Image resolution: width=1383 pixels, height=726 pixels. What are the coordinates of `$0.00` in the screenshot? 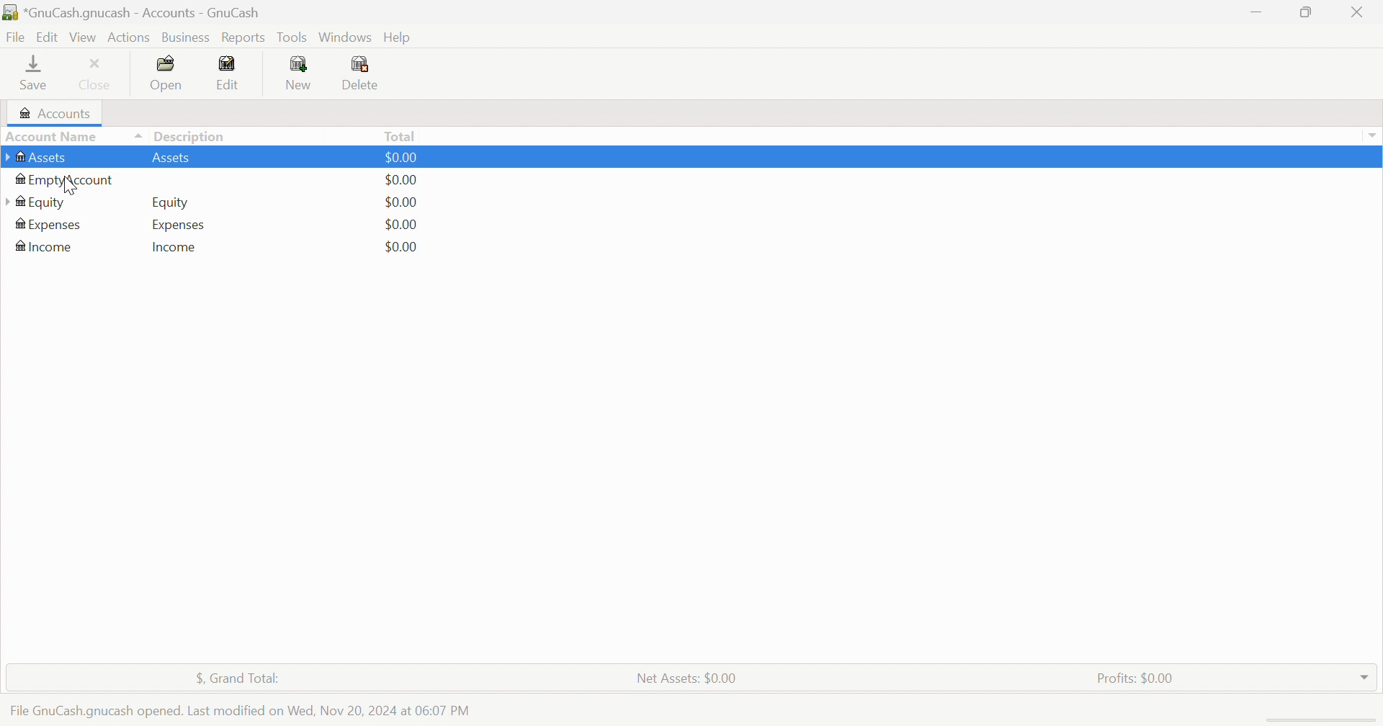 It's located at (403, 203).